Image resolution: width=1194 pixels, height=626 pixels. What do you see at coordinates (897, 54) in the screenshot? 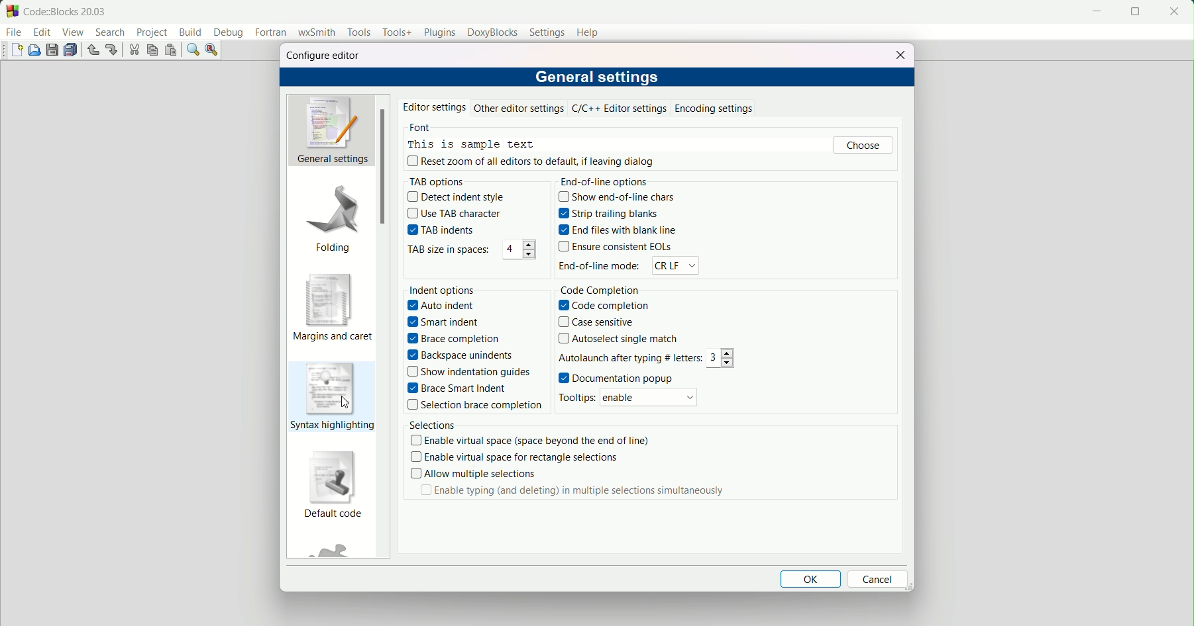
I see `close` at bounding box center [897, 54].